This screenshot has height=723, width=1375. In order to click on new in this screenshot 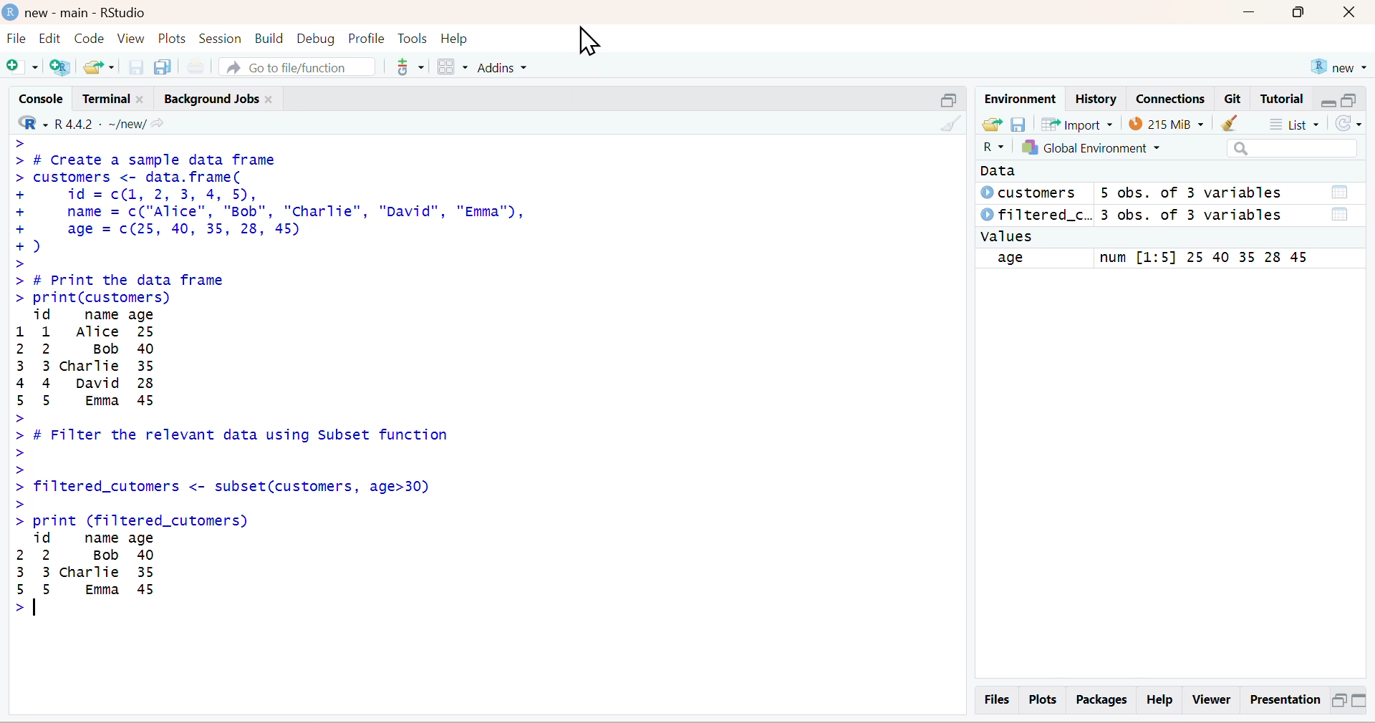, I will do `click(1338, 64)`.